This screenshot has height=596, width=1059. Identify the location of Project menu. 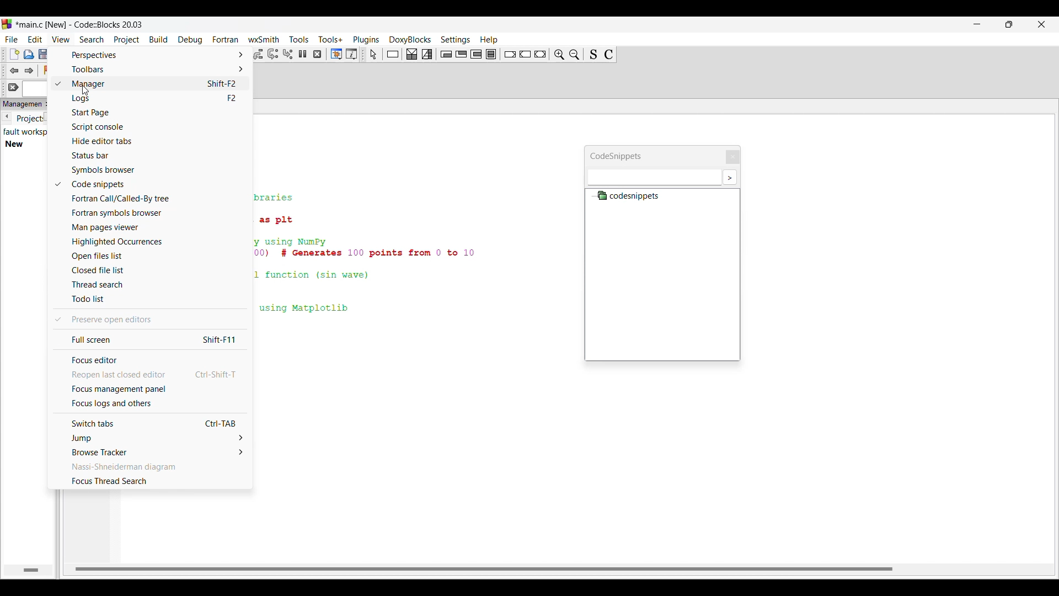
(127, 40).